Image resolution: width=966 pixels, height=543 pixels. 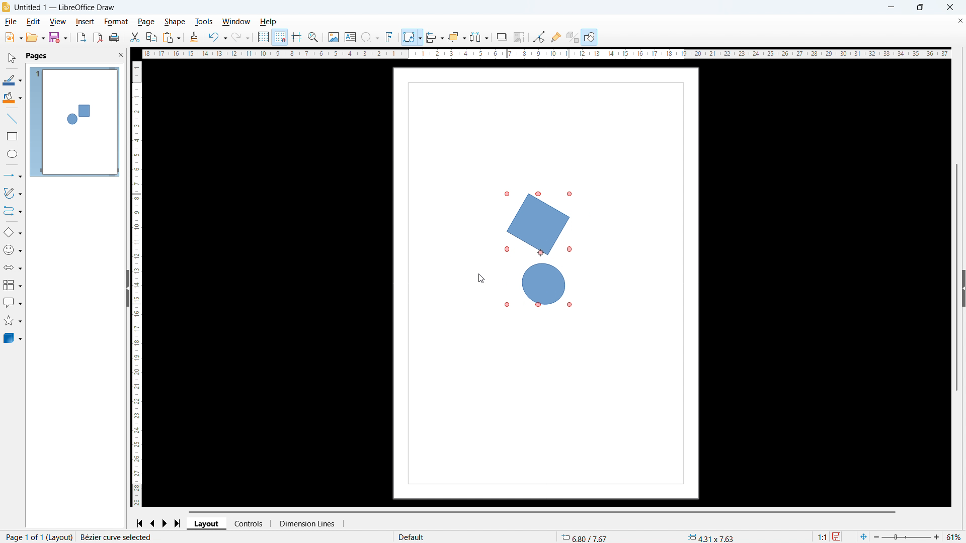 I want to click on Close , so click(x=950, y=8).